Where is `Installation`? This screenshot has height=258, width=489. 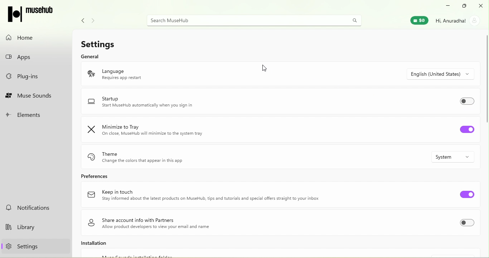
Installation is located at coordinates (108, 244).